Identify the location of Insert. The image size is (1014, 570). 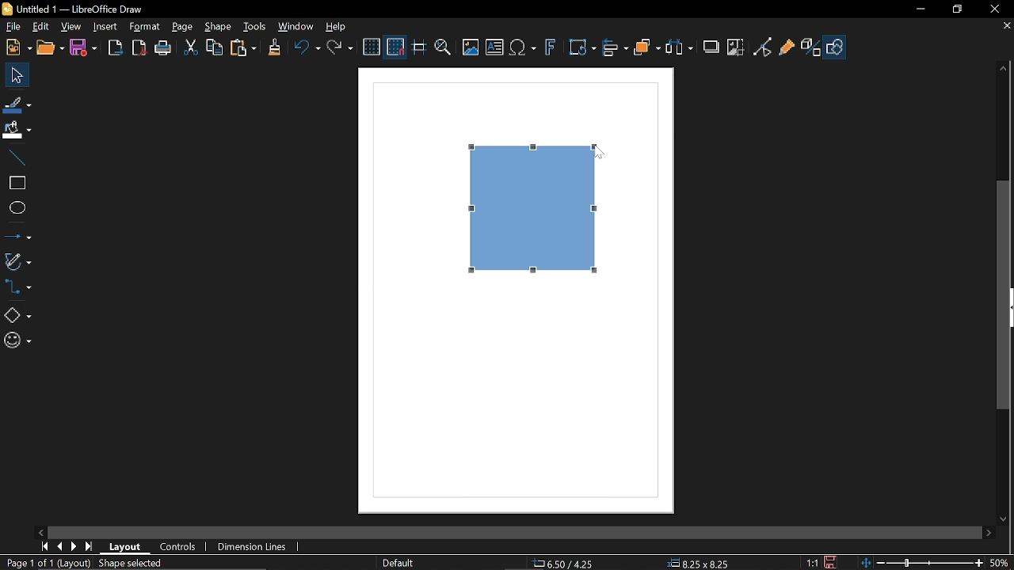
(104, 27).